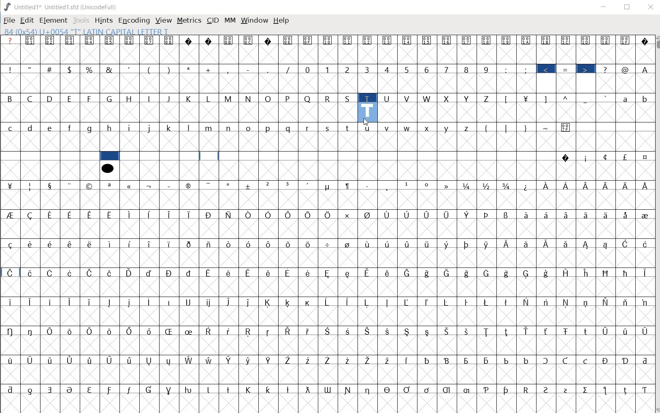 This screenshot has height=413, width=660. What do you see at coordinates (111, 129) in the screenshot?
I see `h` at bounding box center [111, 129].